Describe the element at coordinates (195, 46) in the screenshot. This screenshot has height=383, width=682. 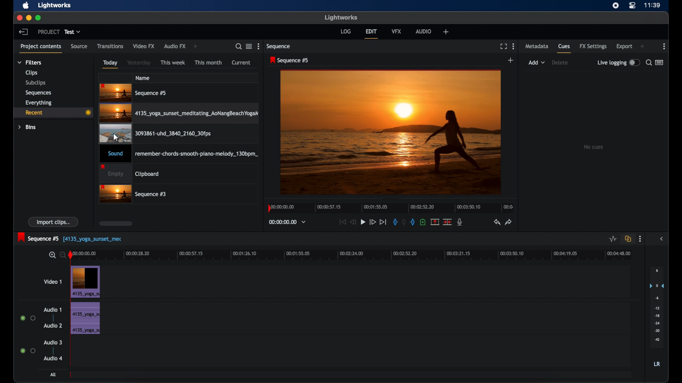
I see `add` at that location.